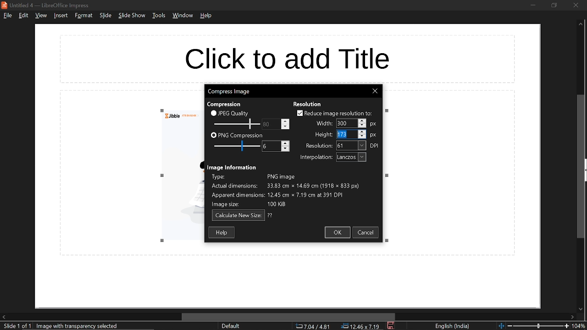 Image resolution: width=587 pixels, height=330 pixels. Describe the element at coordinates (105, 16) in the screenshot. I see `slide` at that location.